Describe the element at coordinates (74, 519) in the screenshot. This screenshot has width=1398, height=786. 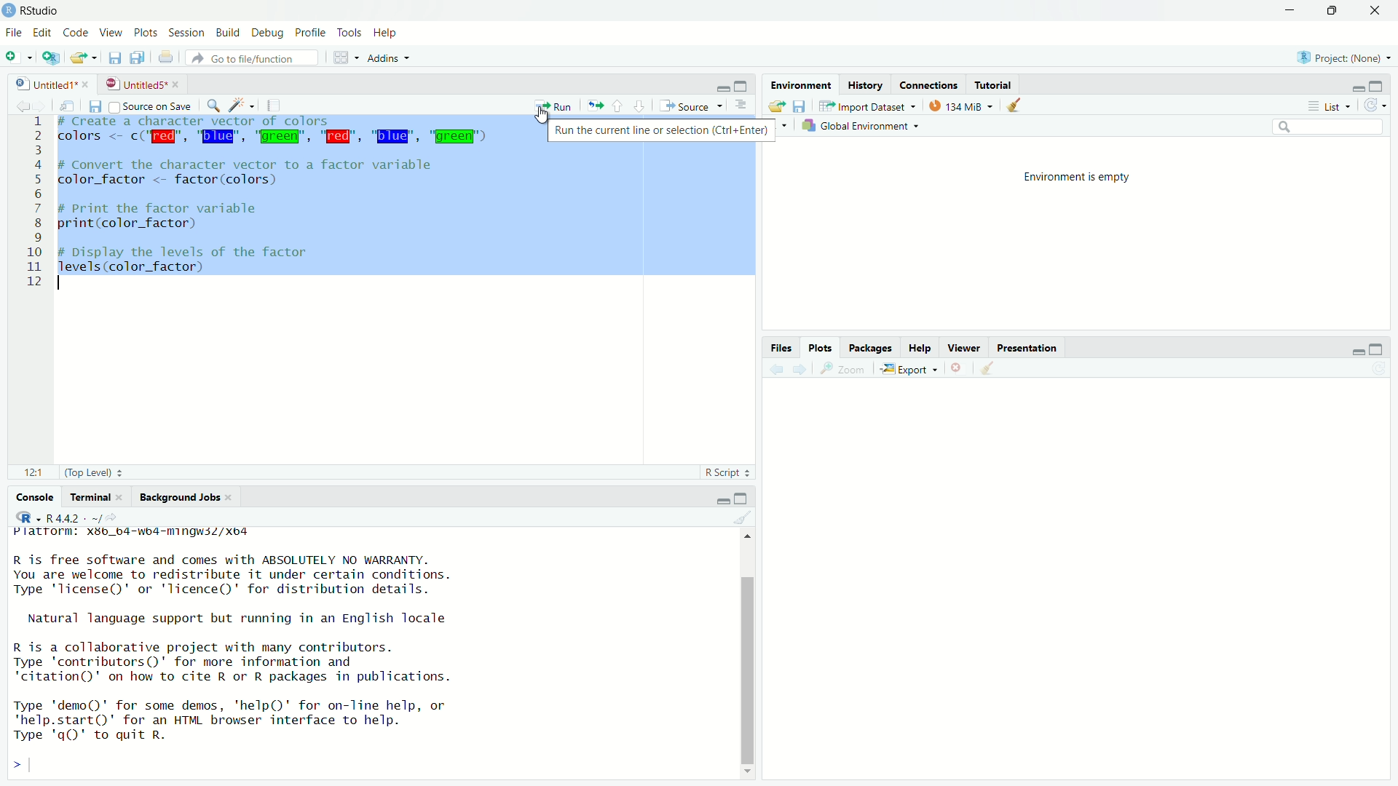
I see `R 4.4.2 . ~/` at that location.